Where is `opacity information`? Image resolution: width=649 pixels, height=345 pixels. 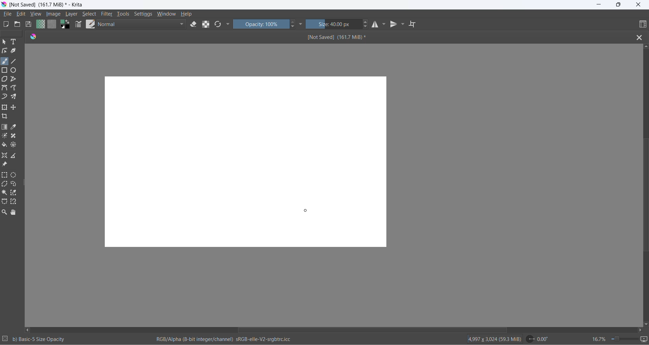
opacity information is located at coordinates (40, 339).